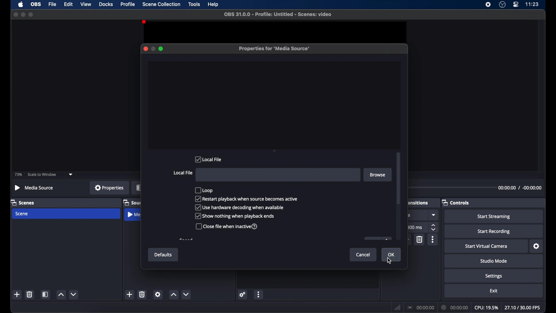 The image size is (556, 313). I want to click on help, so click(214, 5).